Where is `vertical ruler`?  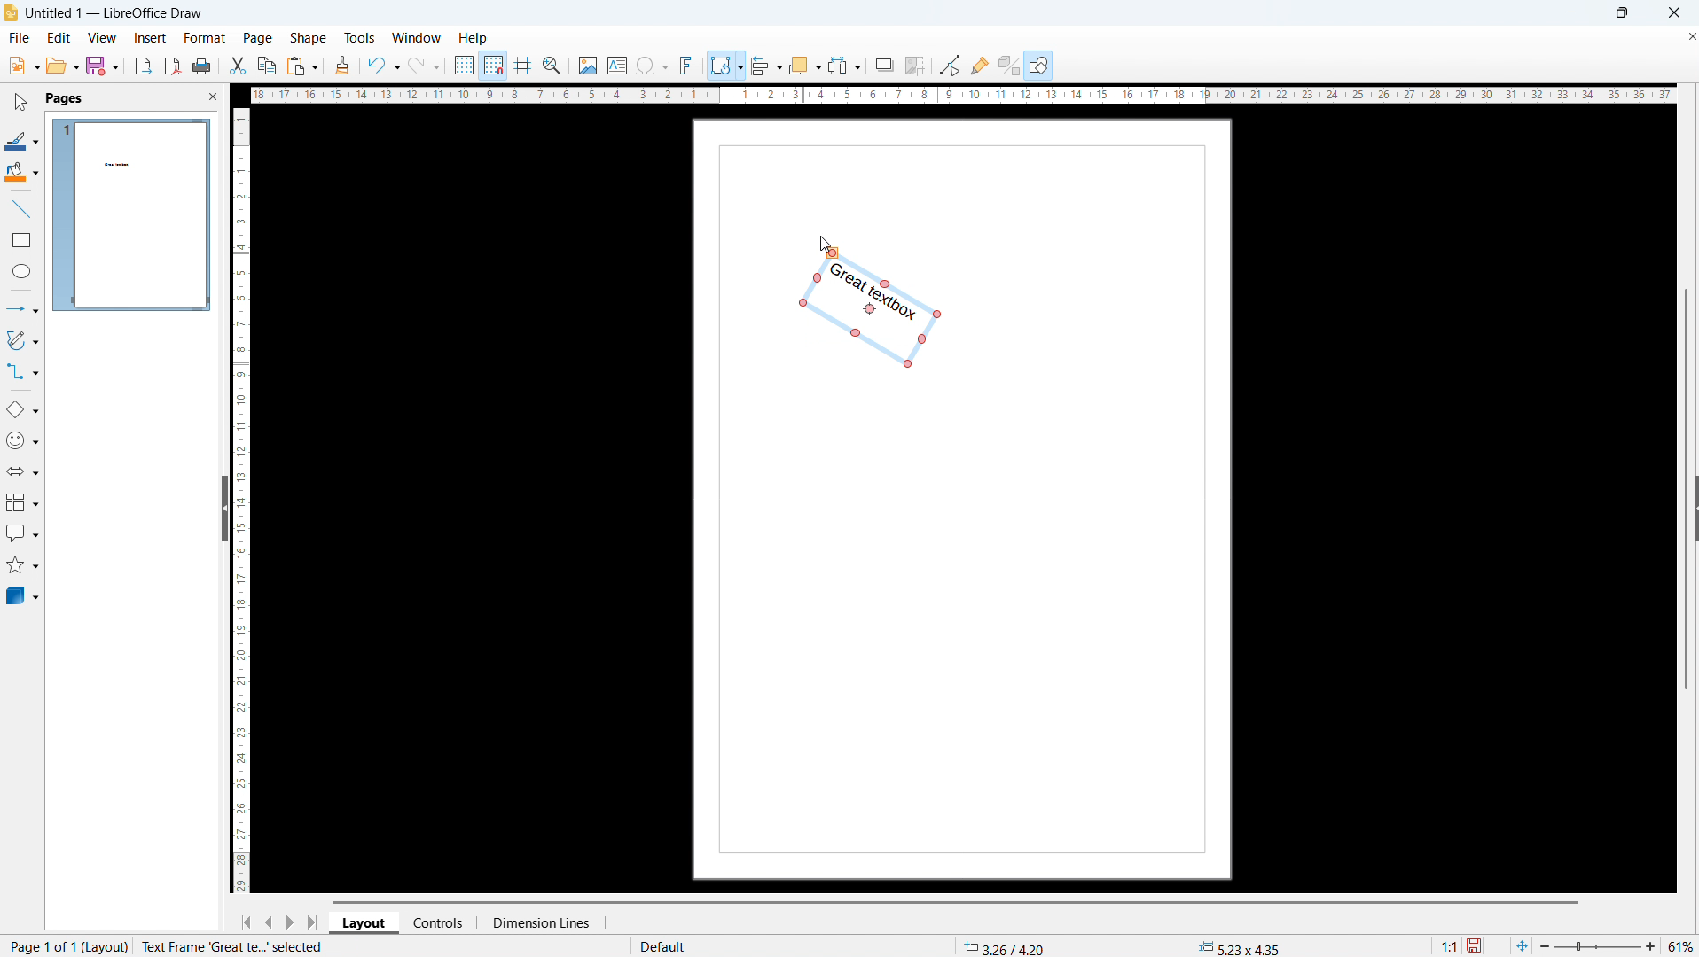 vertical ruler is located at coordinates (241, 499).